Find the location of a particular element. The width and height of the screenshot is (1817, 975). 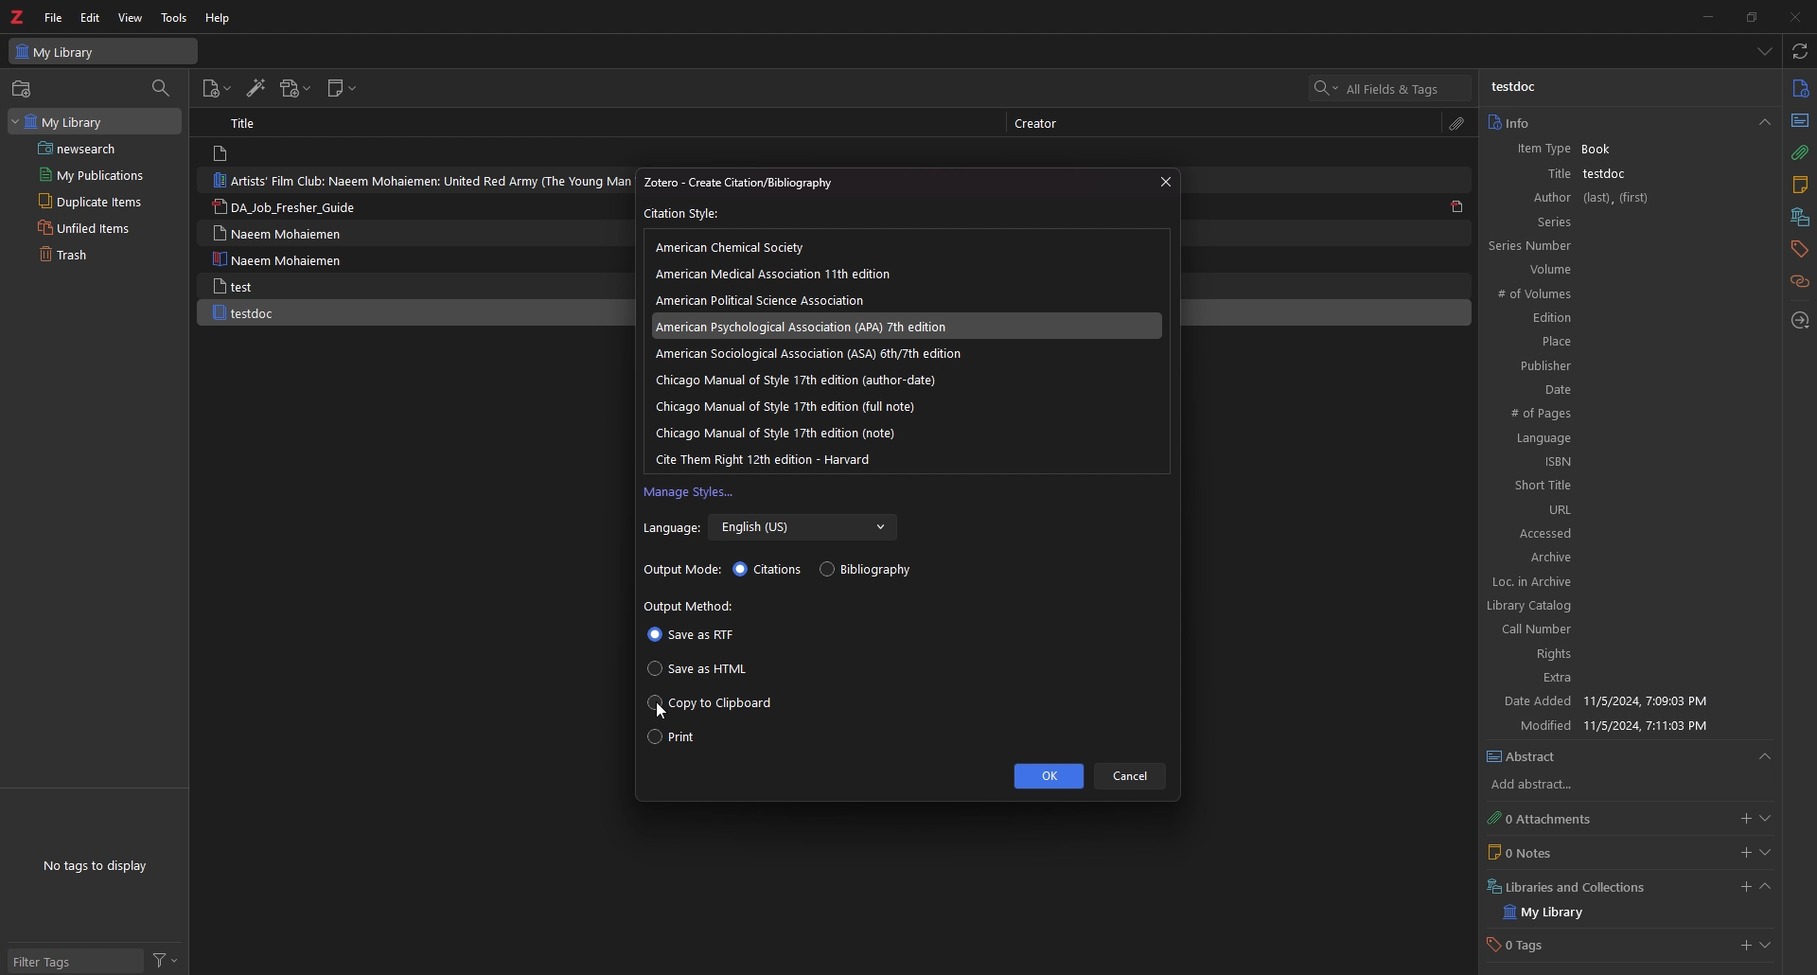

copy to clipboard is located at coordinates (711, 703).